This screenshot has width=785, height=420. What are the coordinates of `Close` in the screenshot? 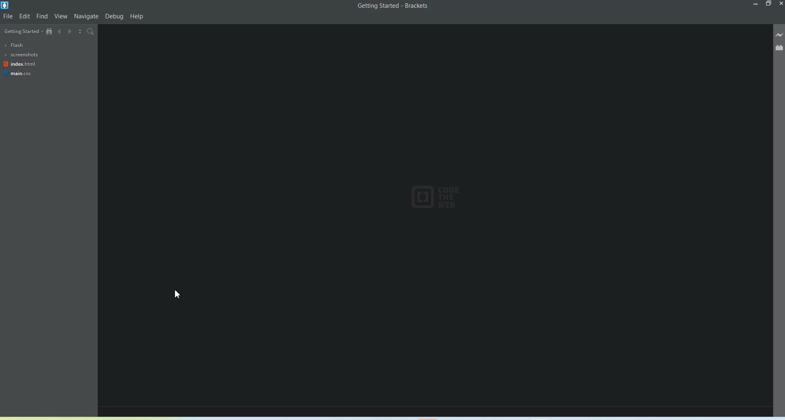 It's located at (780, 4).